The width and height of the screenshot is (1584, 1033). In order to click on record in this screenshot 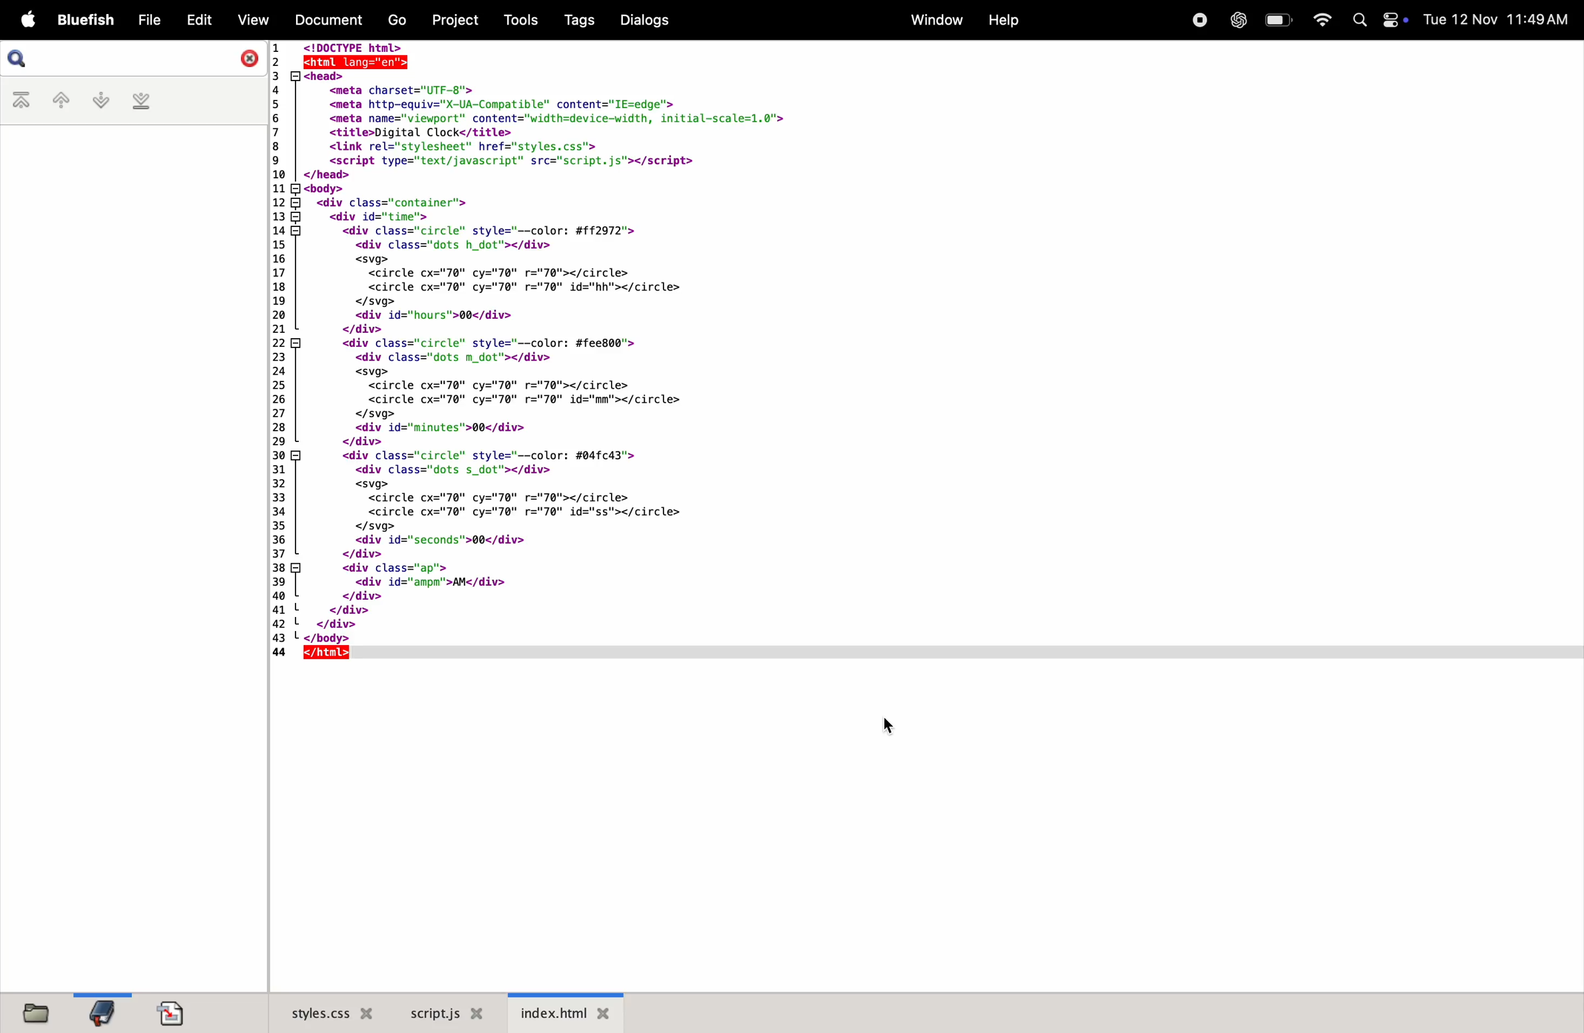, I will do `click(1195, 20)`.